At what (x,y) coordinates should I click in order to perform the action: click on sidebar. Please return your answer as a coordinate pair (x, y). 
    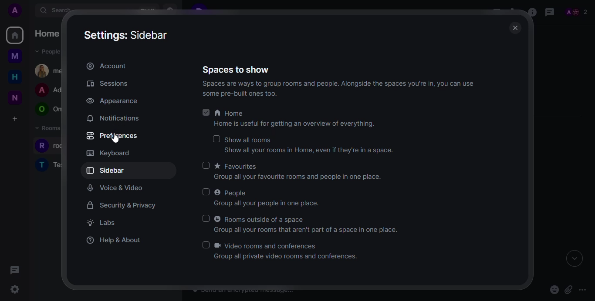
    Looking at the image, I should click on (107, 170).